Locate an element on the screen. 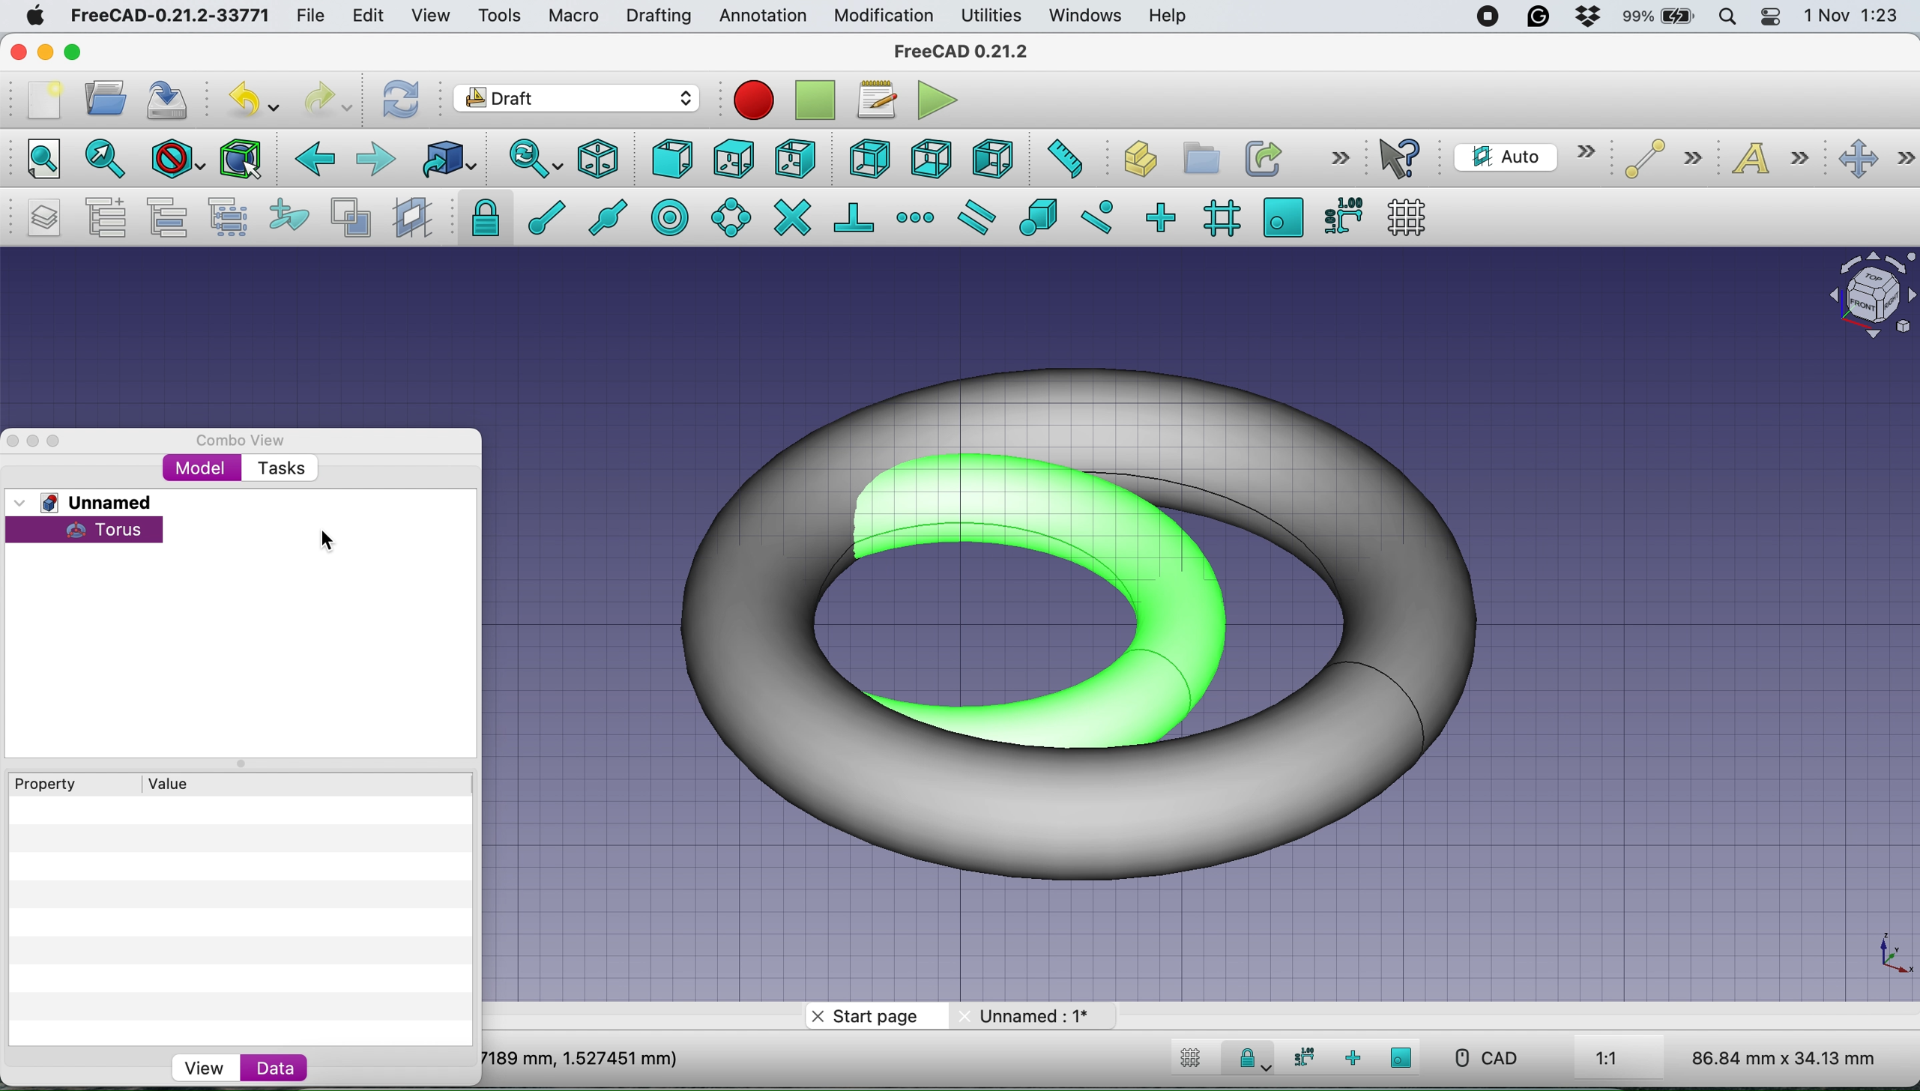  start page is located at coordinates (873, 1017).